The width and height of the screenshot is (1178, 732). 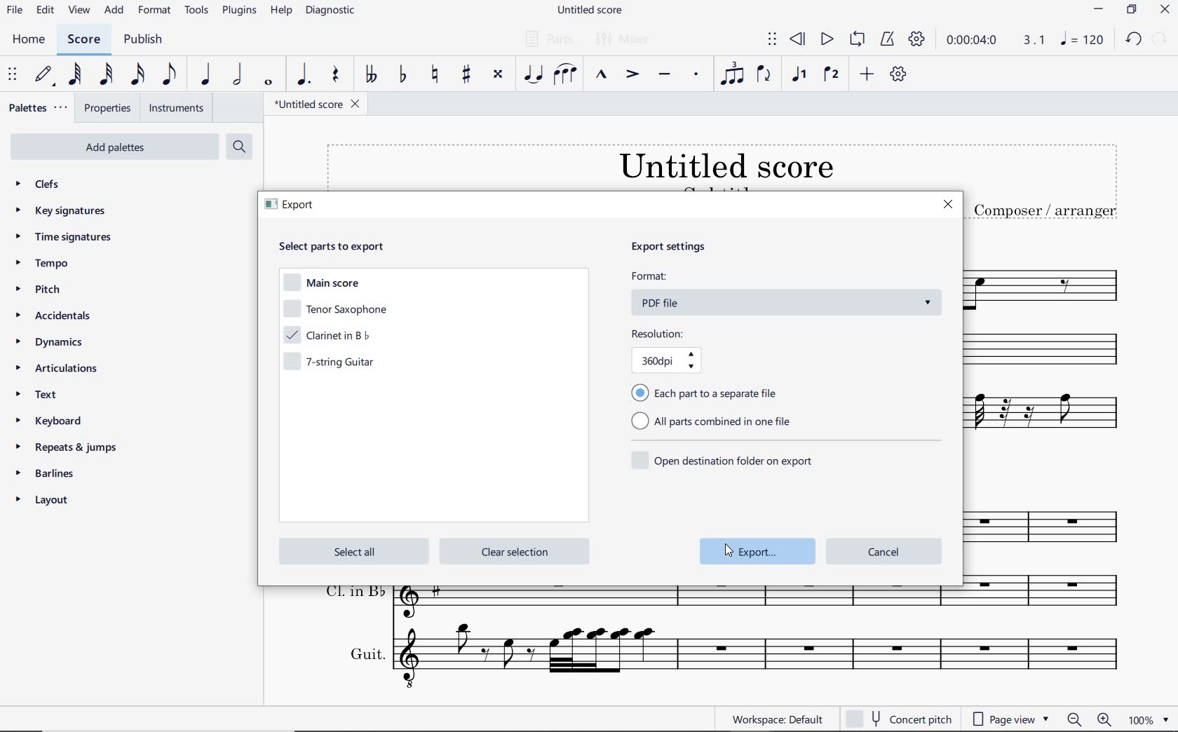 What do you see at coordinates (1045, 182) in the screenshot?
I see `TITLE` at bounding box center [1045, 182].